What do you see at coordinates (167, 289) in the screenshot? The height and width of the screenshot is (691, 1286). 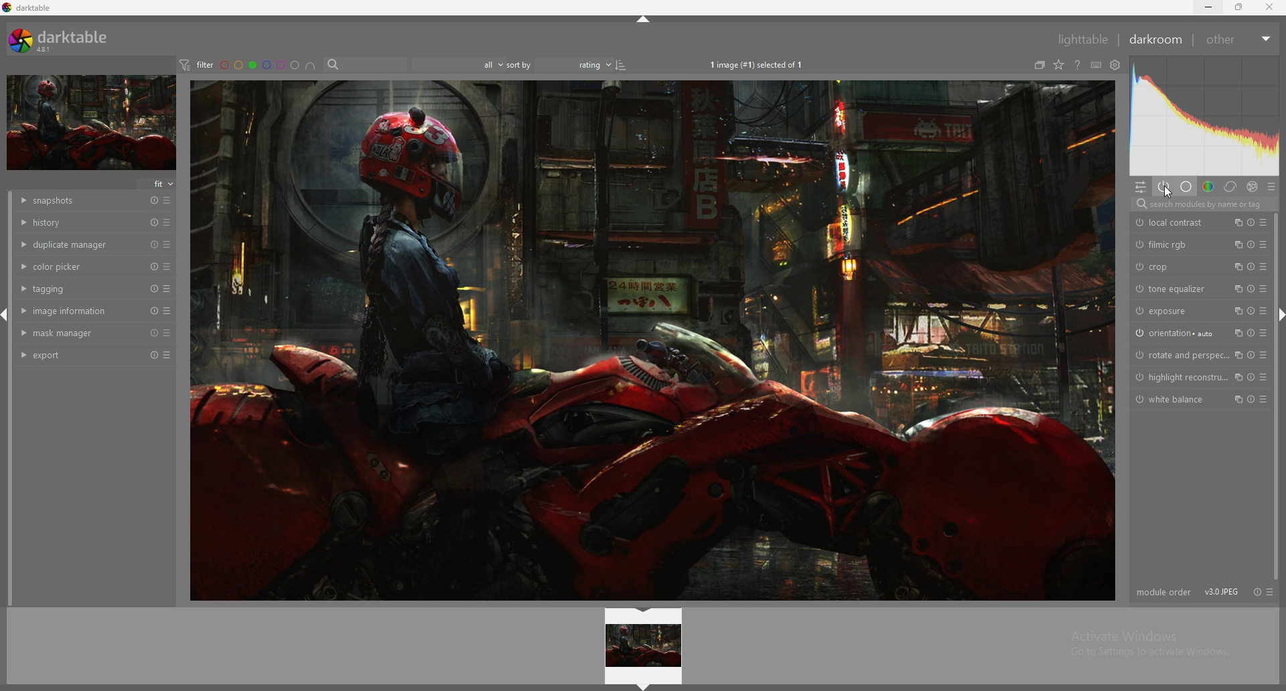 I see `presets` at bounding box center [167, 289].